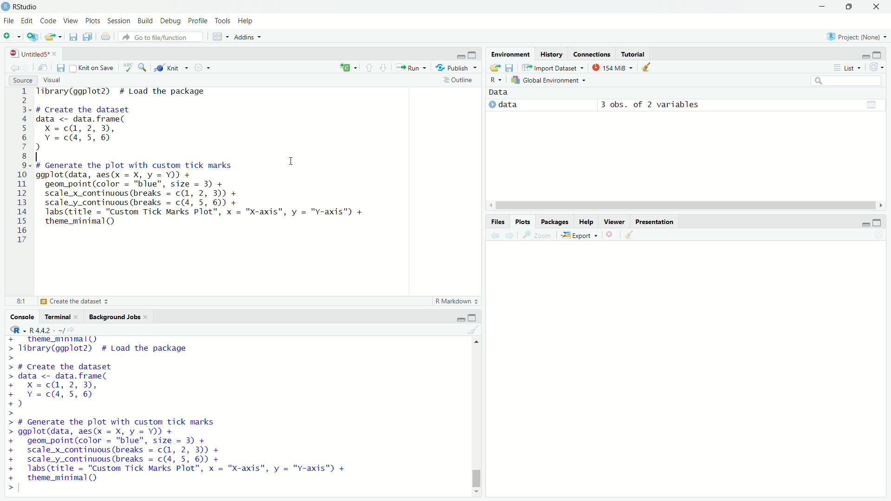 This screenshot has height=501, width=891. I want to click on library to load the package, so click(133, 92).